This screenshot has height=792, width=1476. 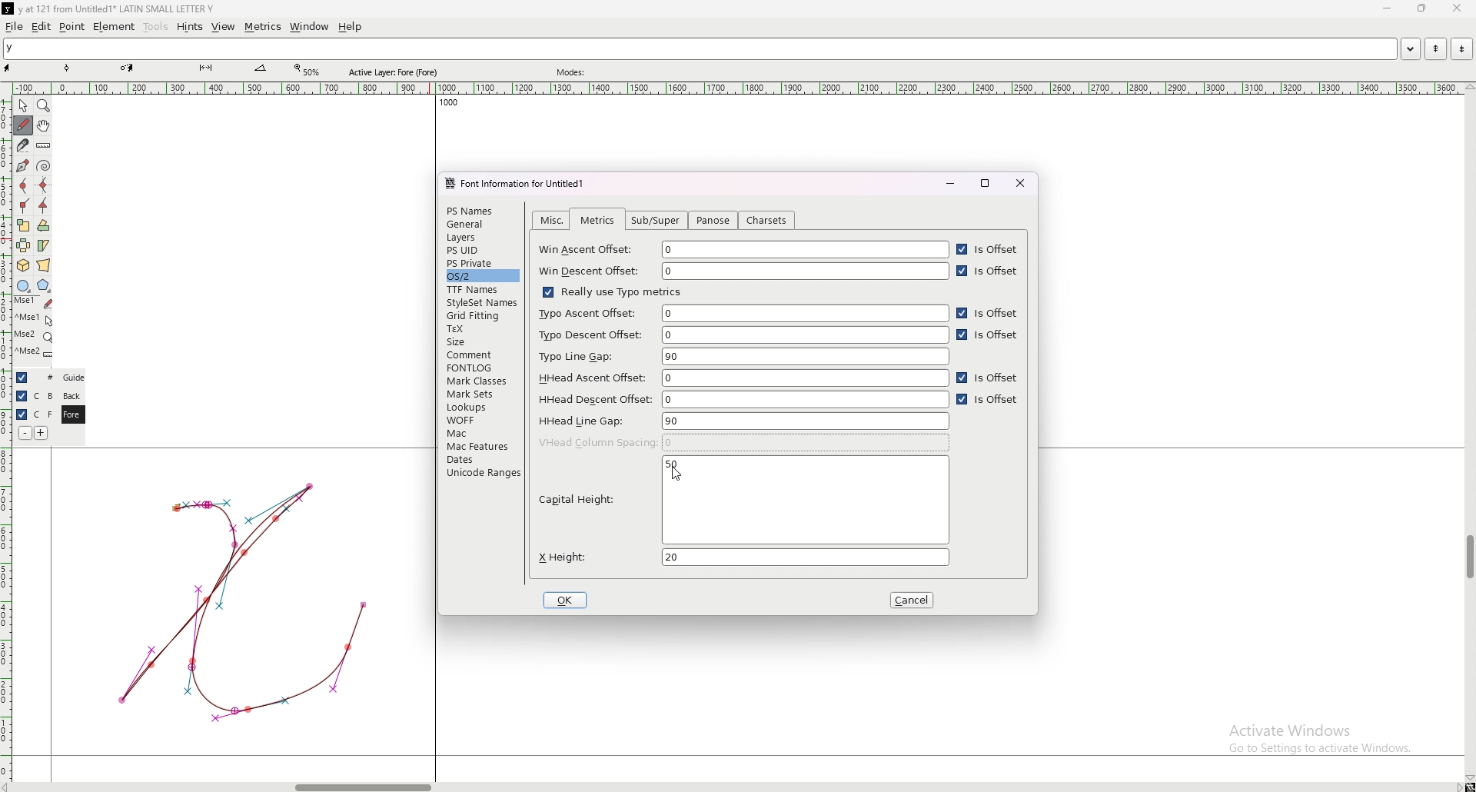 I want to click on scroll down, so click(x=1469, y=778).